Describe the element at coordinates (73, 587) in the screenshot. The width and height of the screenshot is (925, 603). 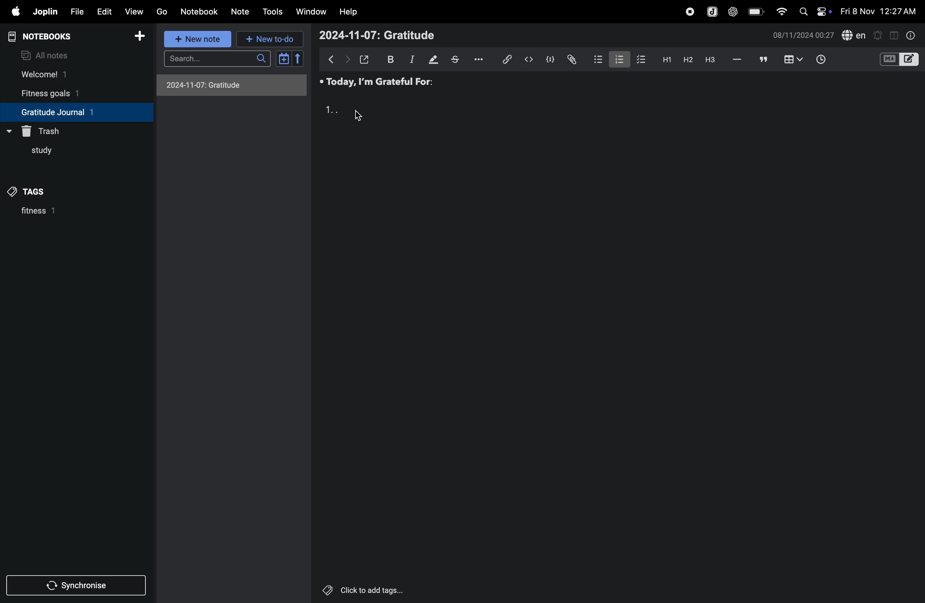
I see `synchronise` at that location.